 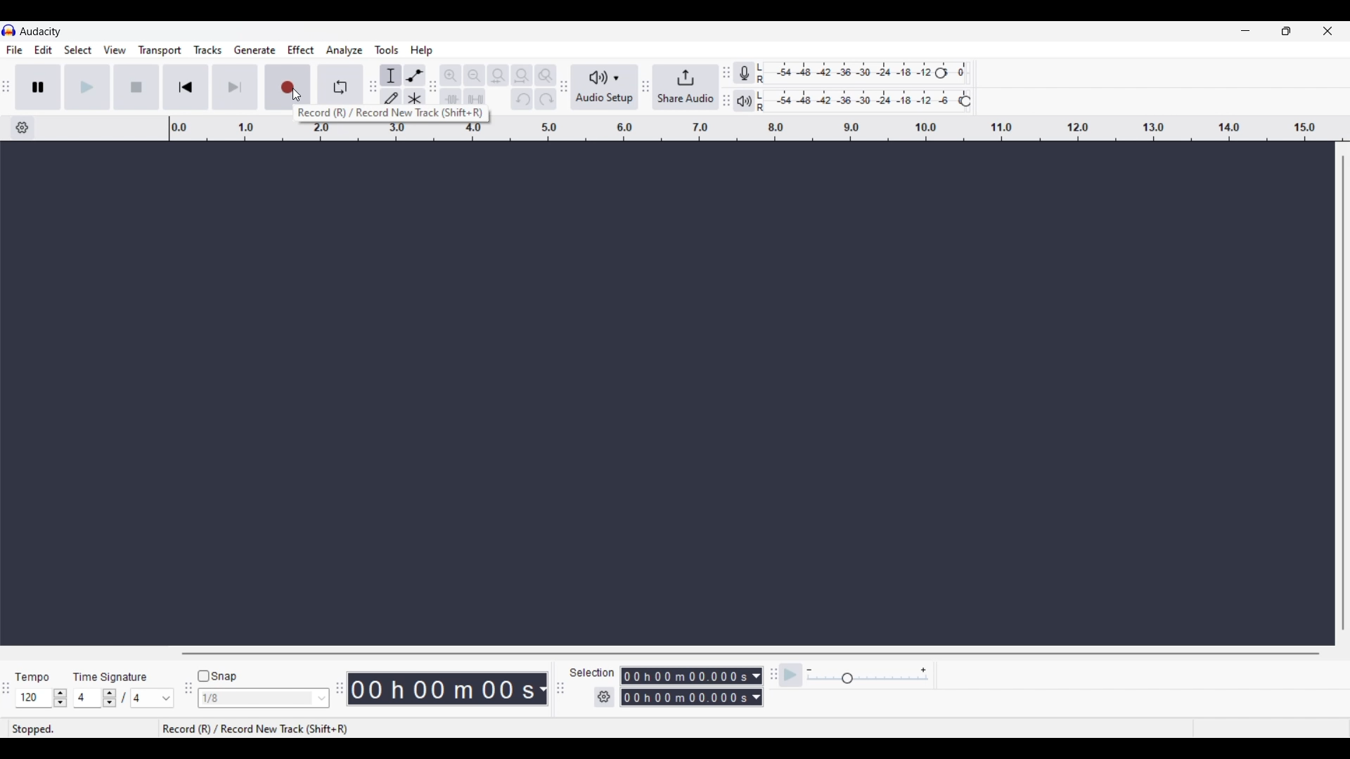 What do you see at coordinates (563, 89) in the screenshot?
I see `toolbar` at bounding box center [563, 89].